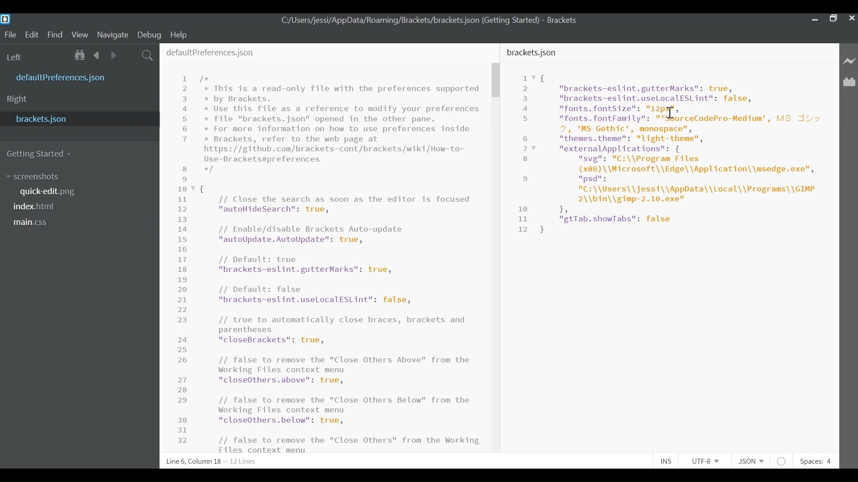  Describe the element at coordinates (211, 52) in the screenshot. I see `defaultPreferences.json` at that location.